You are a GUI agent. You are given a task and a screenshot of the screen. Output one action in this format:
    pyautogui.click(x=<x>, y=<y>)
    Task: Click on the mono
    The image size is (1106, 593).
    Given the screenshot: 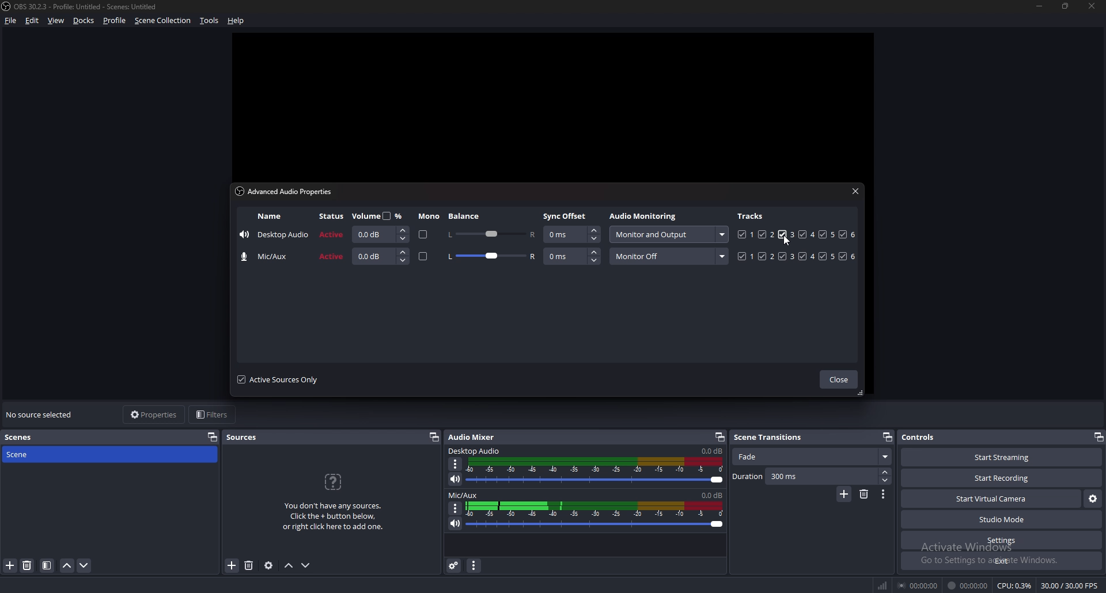 What is the action you would take?
    pyautogui.click(x=423, y=257)
    